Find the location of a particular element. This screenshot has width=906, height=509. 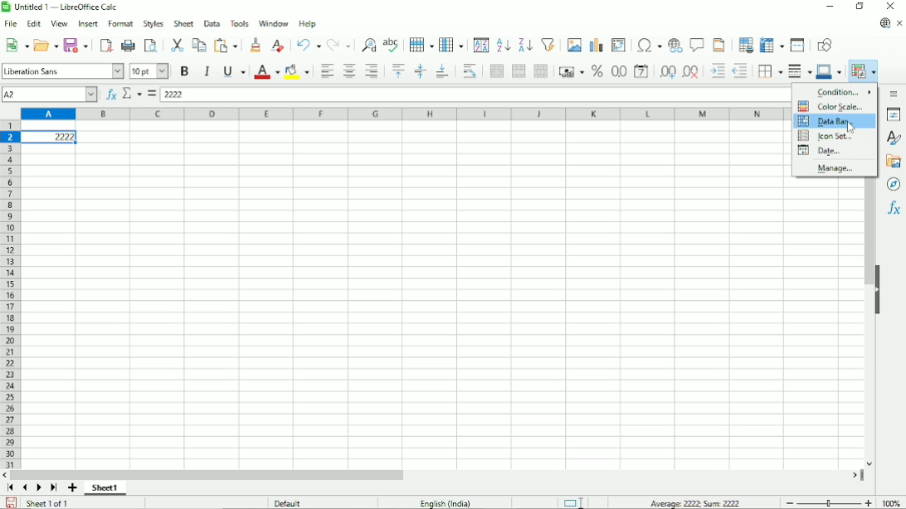

Border style is located at coordinates (799, 72).